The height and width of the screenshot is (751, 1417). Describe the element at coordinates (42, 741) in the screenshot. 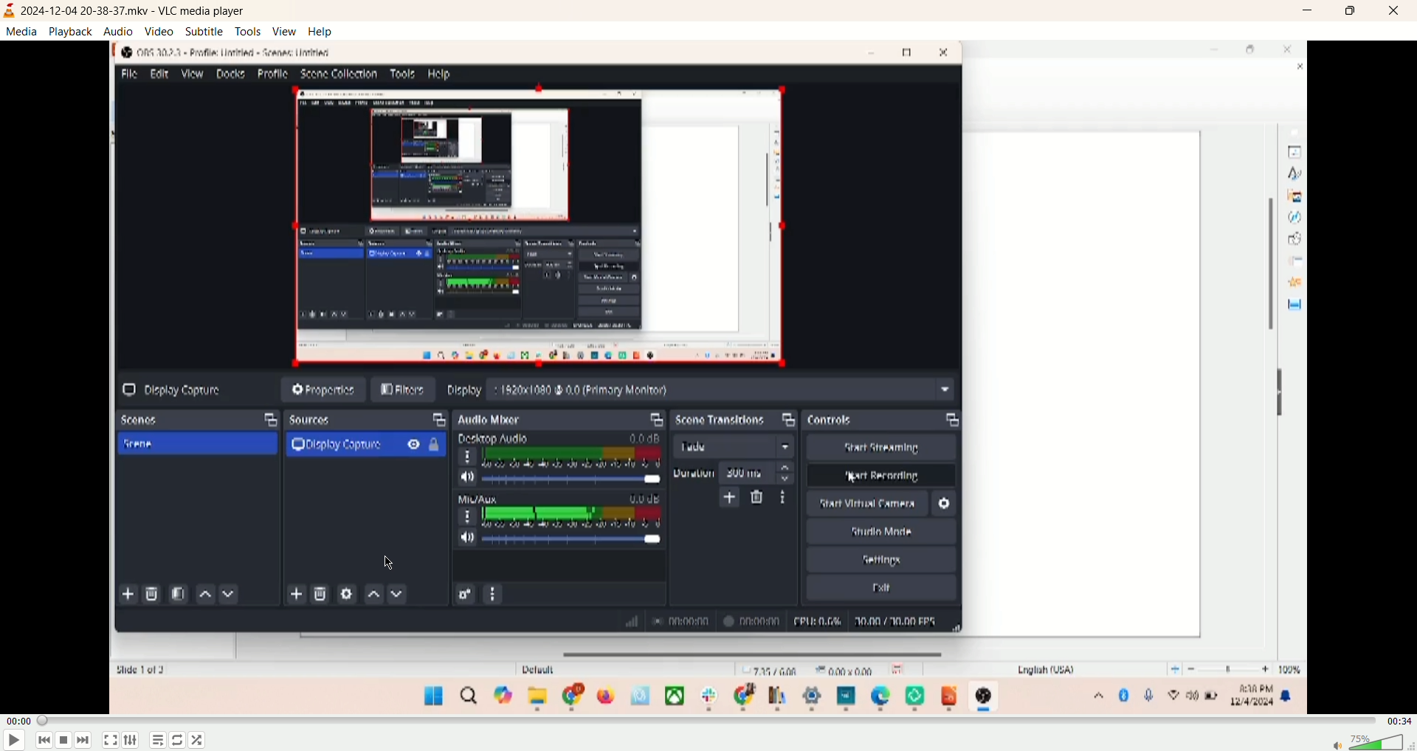

I see `previous` at that location.